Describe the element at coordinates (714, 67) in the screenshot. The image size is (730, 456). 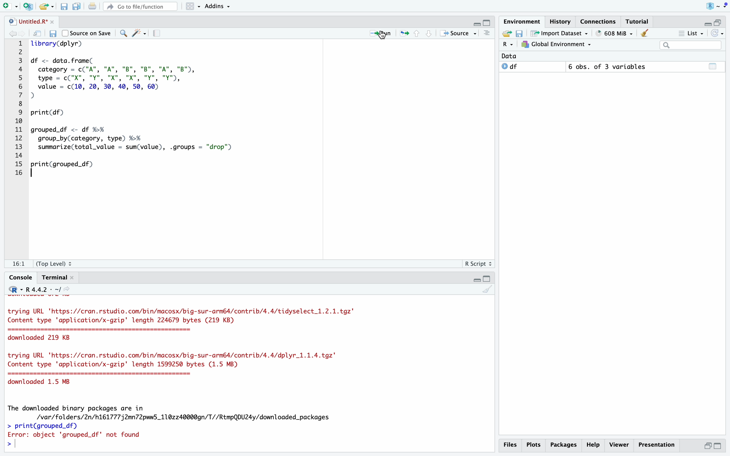
I see `Calender` at that location.